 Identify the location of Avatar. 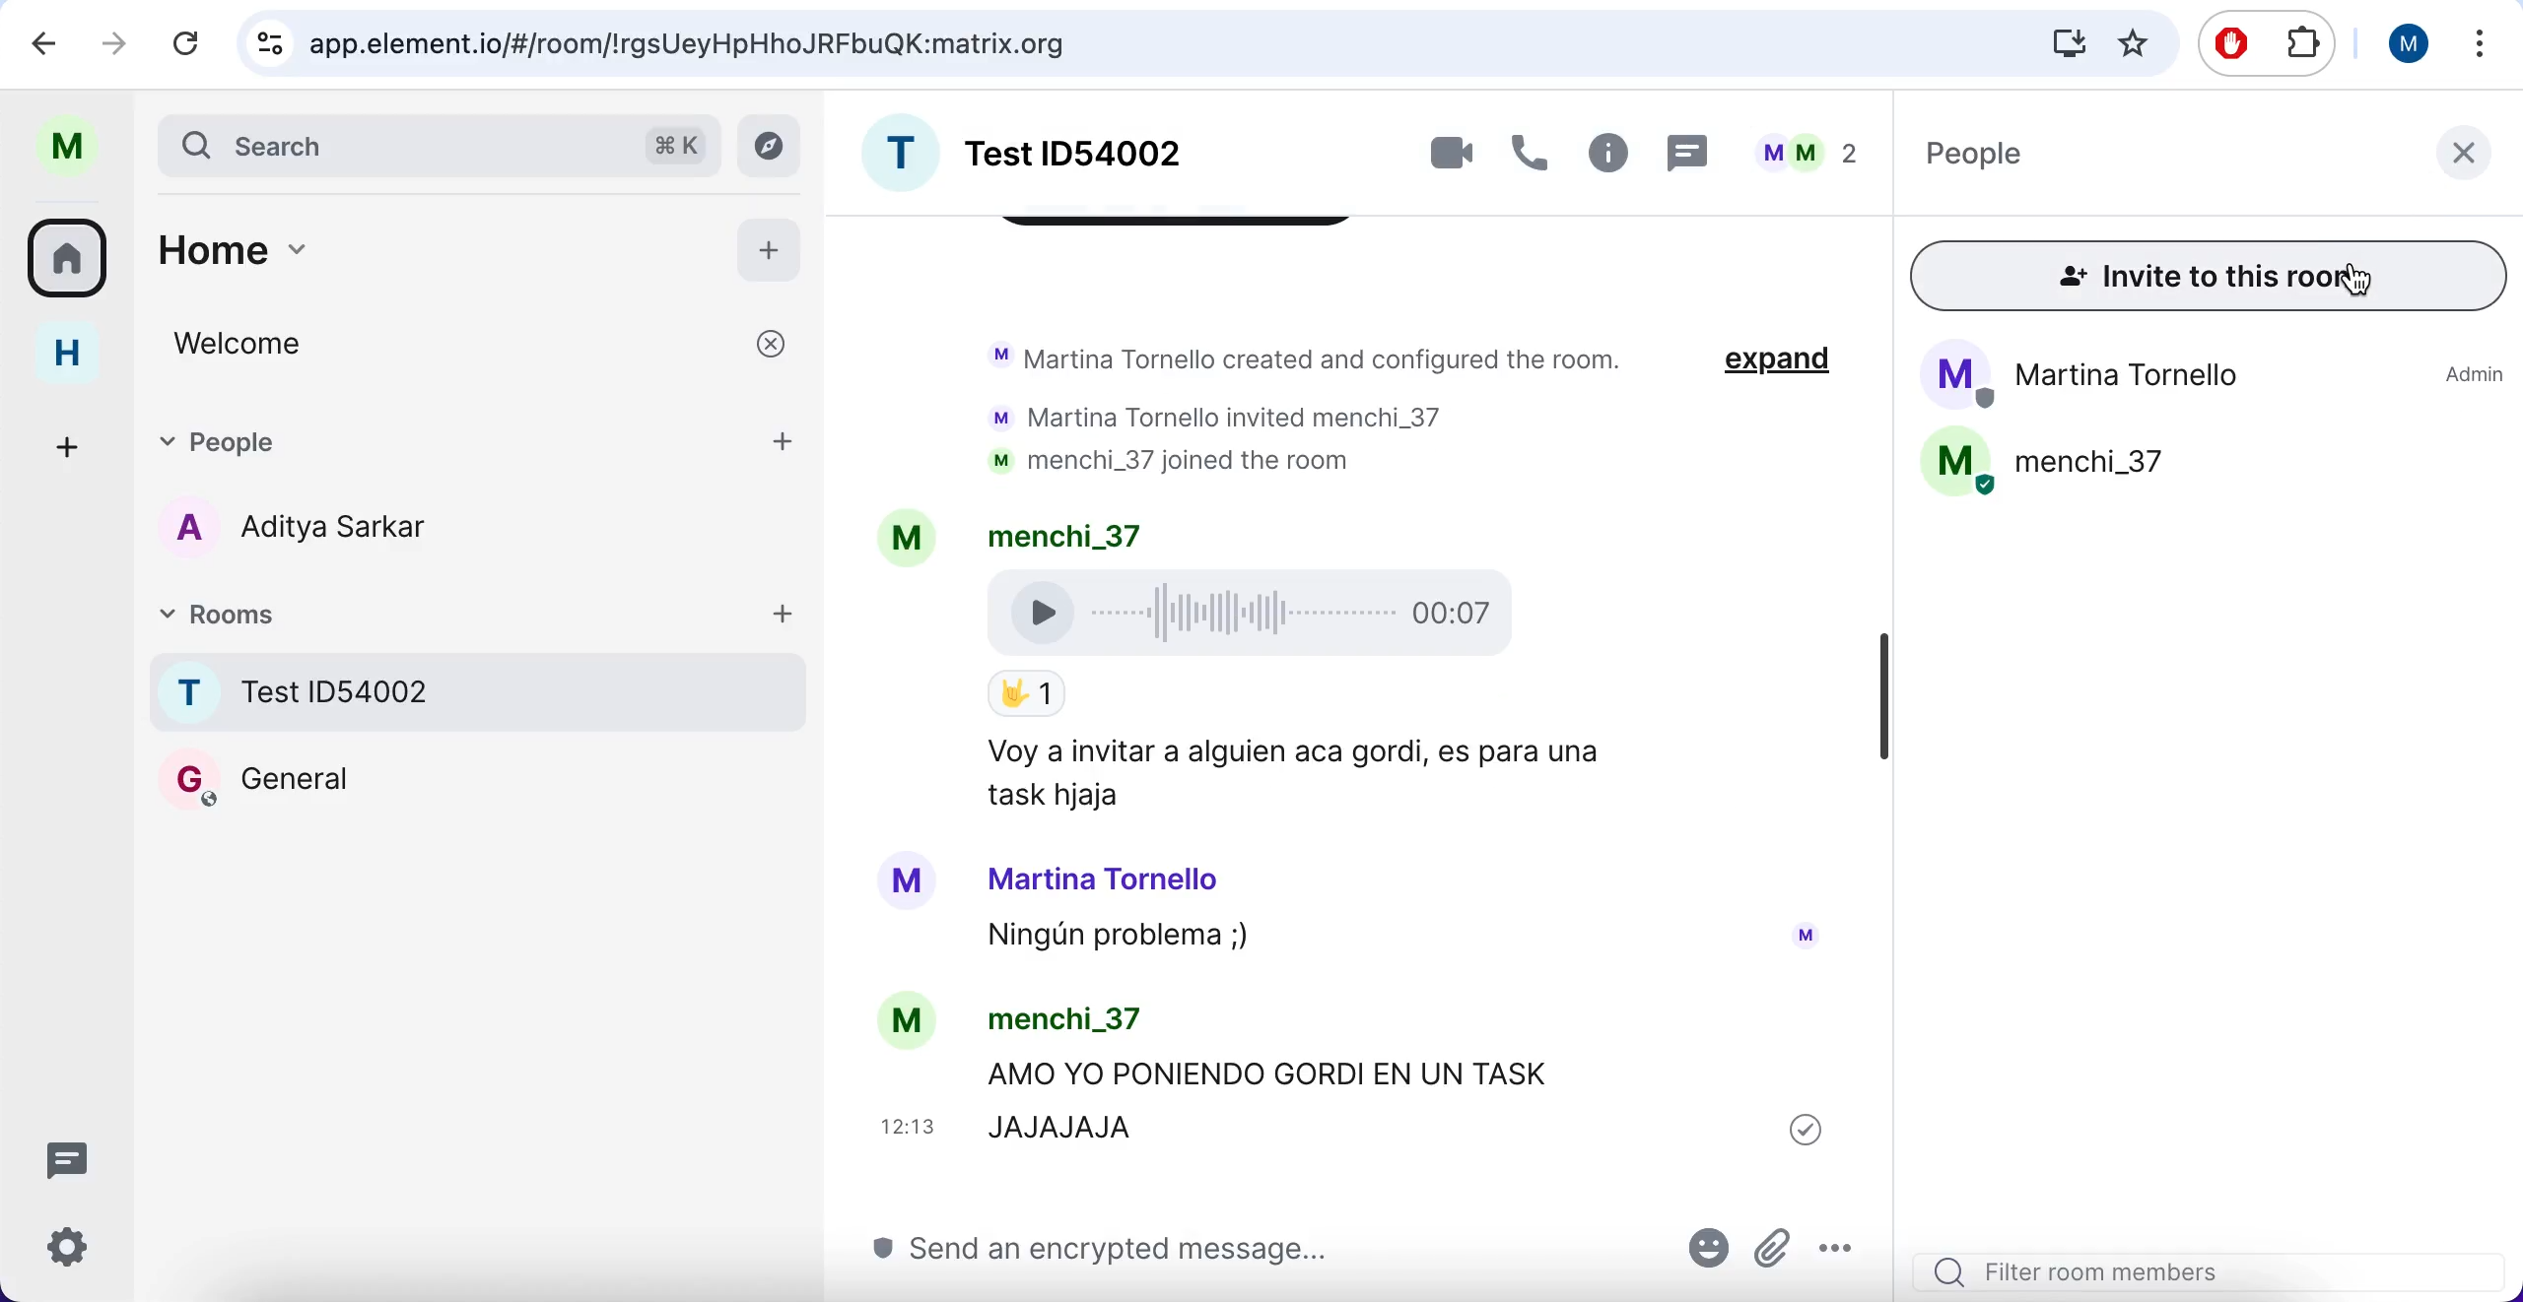
(1809, 933).